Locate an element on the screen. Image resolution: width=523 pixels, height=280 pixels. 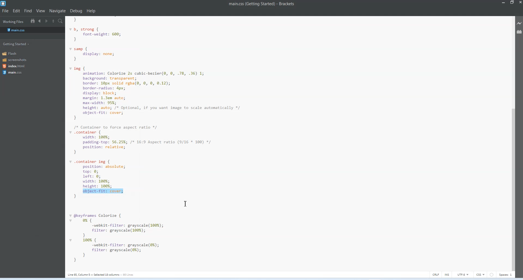
CSS is located at coordinates (481, 274).